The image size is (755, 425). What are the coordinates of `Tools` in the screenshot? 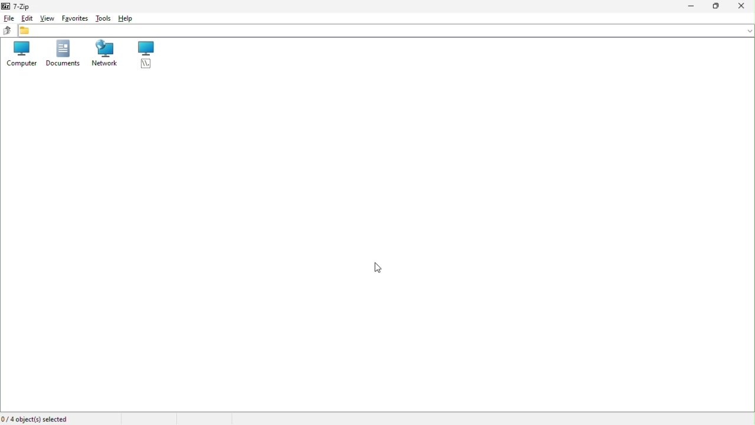 It's located at (103, 18).